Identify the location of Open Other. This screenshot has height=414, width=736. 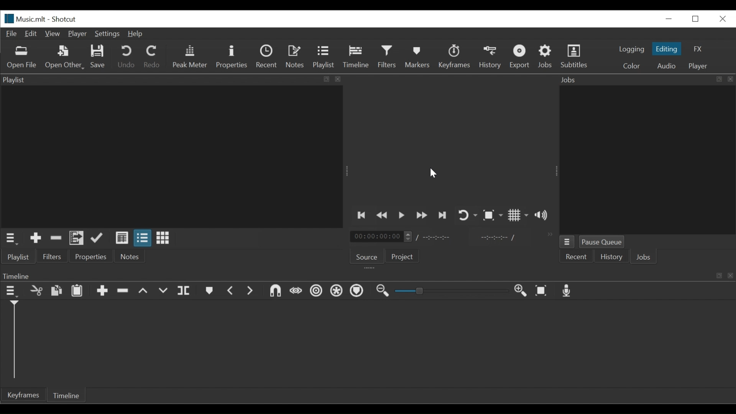
(63, 57).